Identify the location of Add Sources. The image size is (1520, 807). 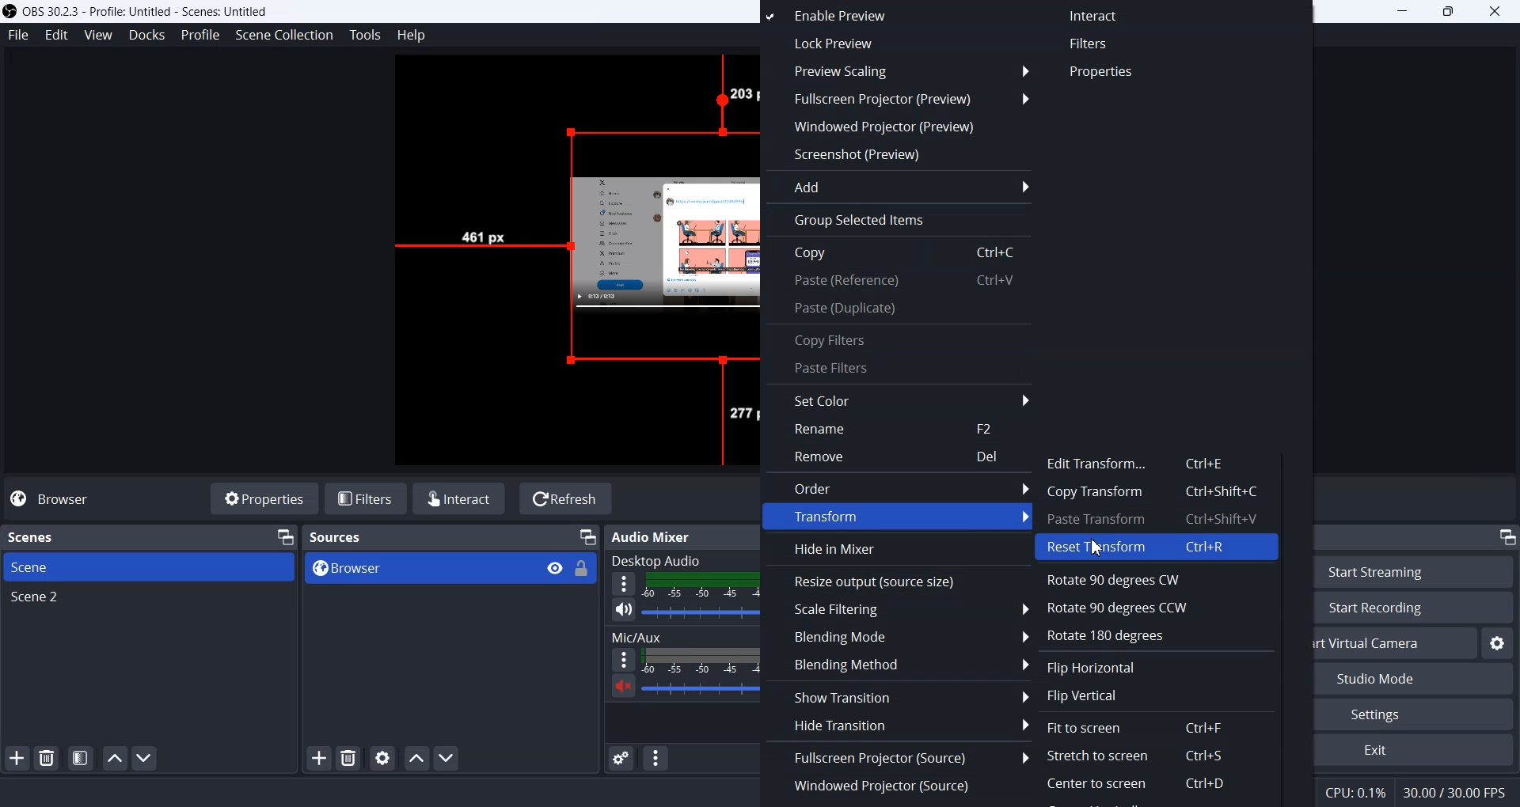
(317, 758).